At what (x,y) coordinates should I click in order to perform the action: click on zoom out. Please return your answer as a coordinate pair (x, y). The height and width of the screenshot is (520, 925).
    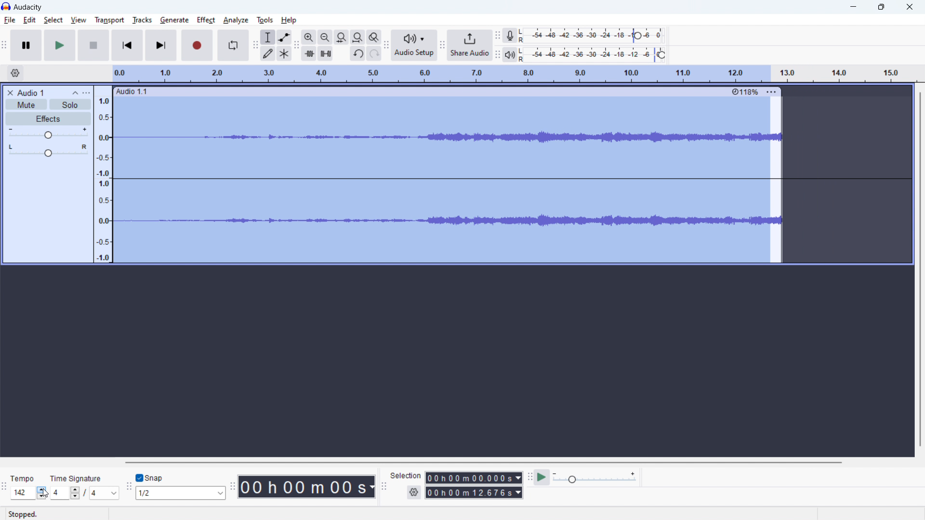
    Looking at the image, I should click on (309, 37).